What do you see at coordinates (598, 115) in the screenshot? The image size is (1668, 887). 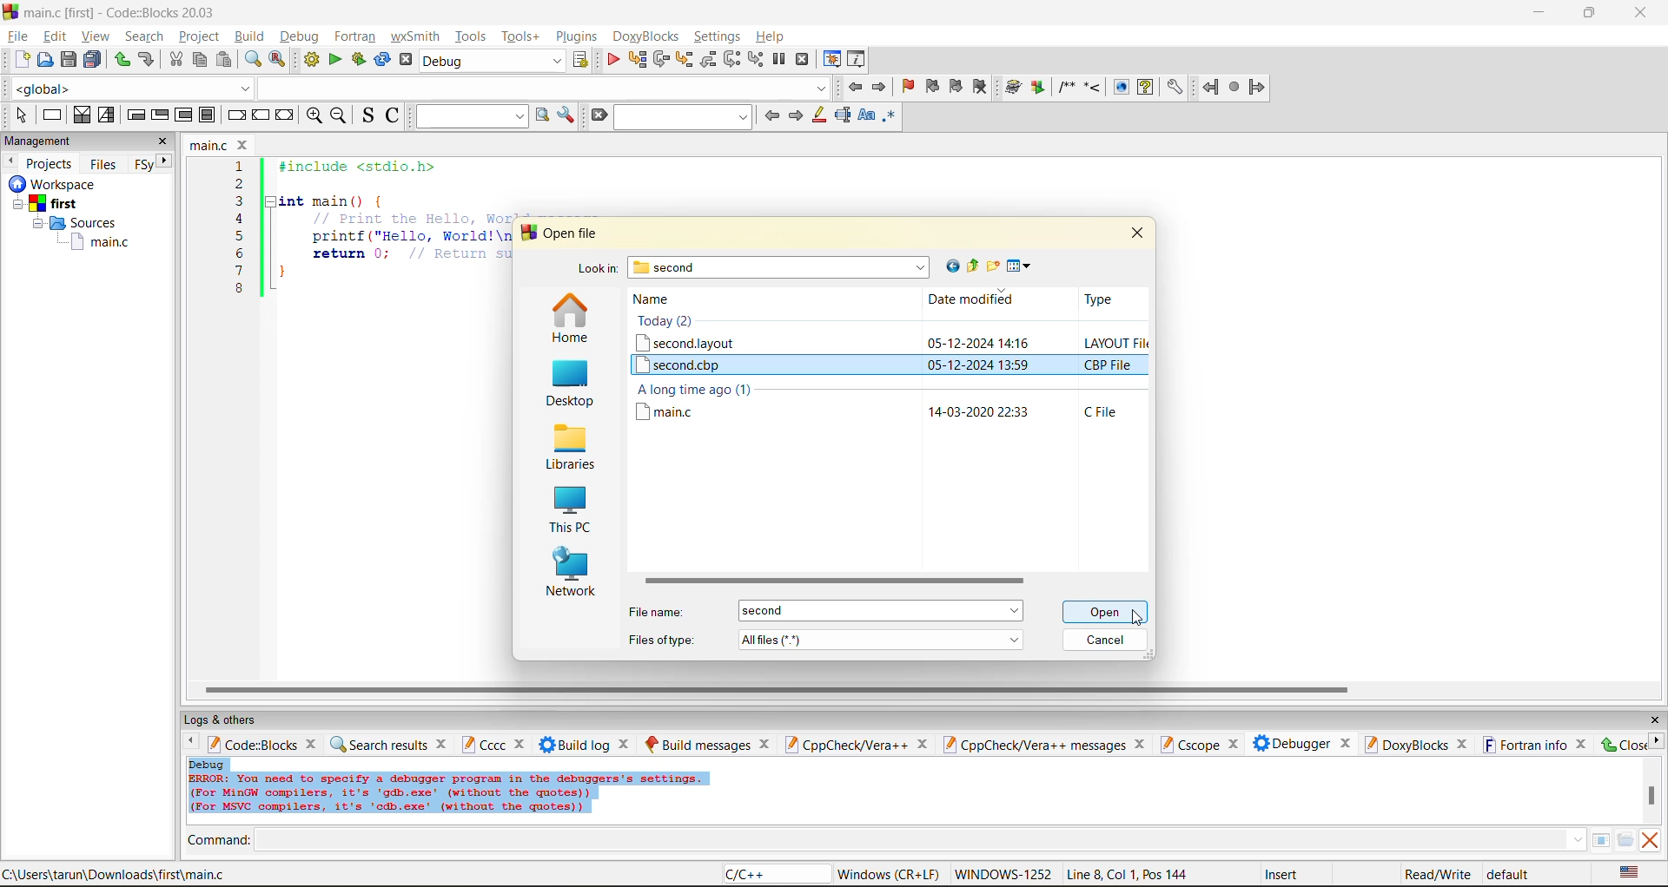 I see `clear` at bounding box center [598, 115].